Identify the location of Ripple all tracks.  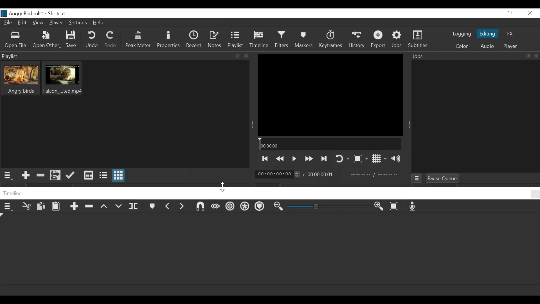
(245, 207).